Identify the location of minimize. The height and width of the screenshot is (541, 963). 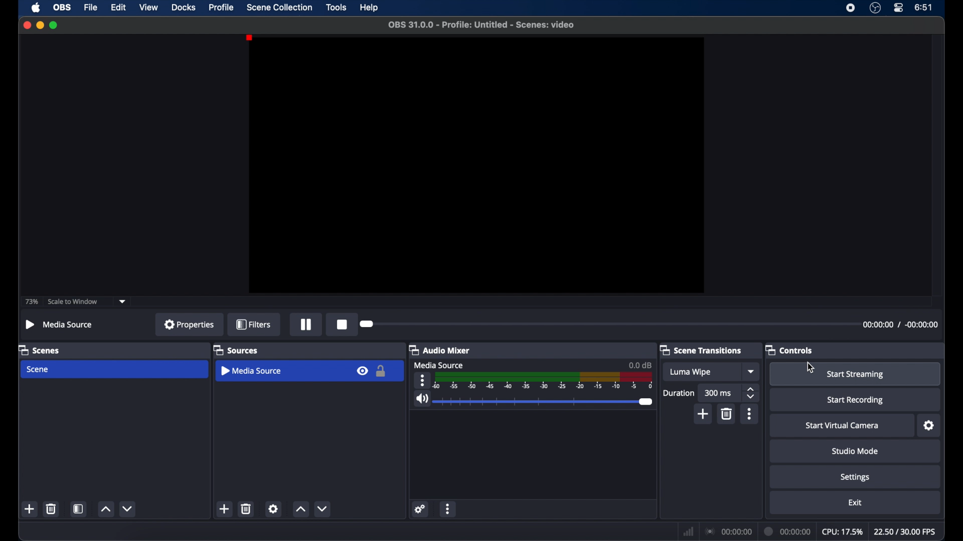
(40, 25).